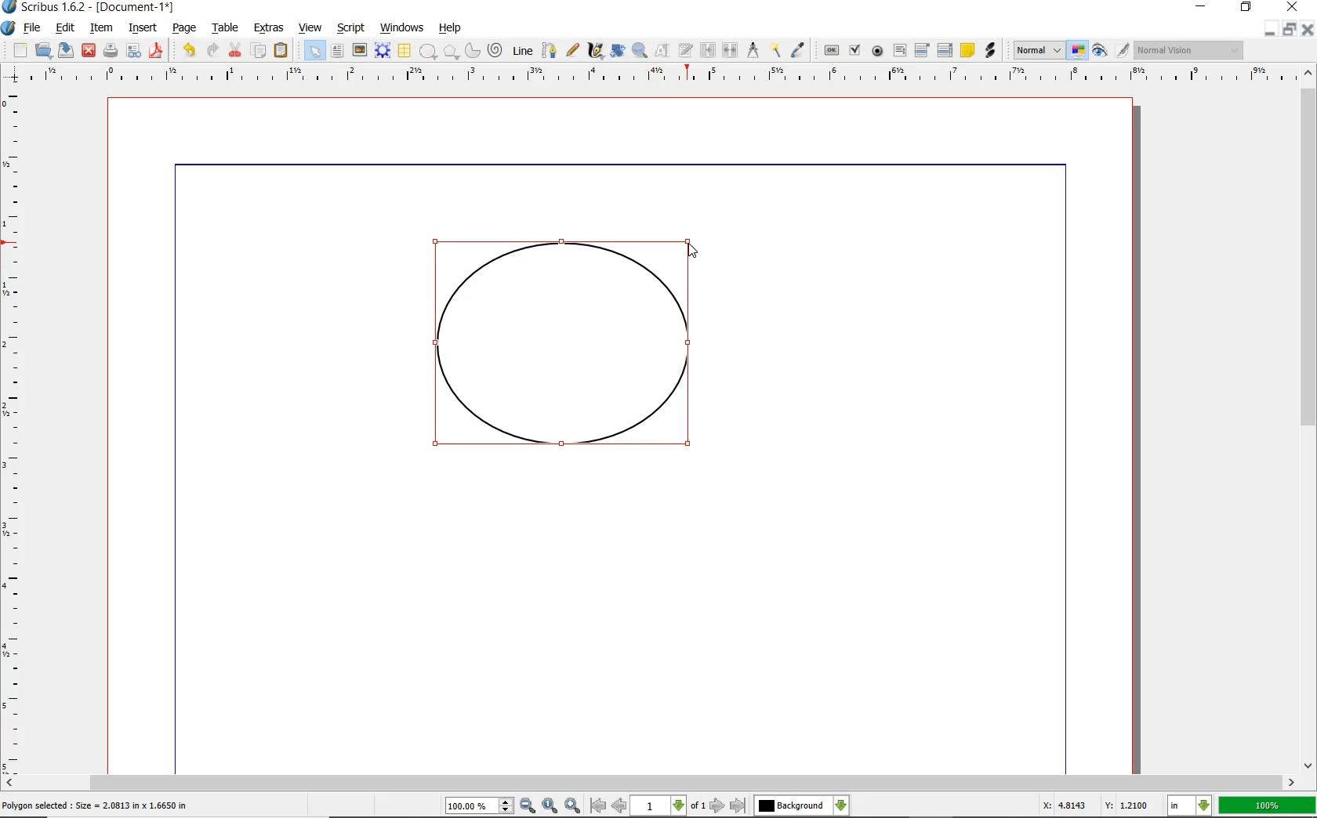  What do you see at coordinates (878, 50) in the screenshot?
I see `PDF RADIO BUTTON` at bounding box center [878, 50].